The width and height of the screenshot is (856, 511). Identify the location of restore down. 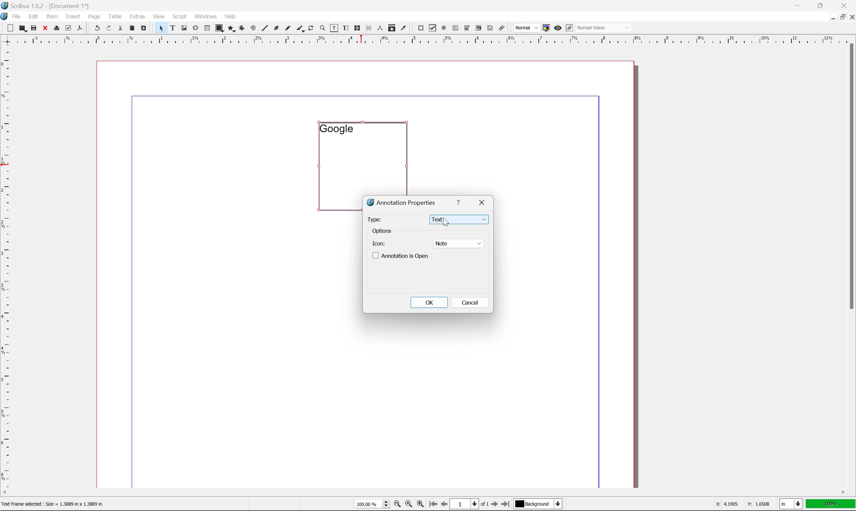
(822, 5).